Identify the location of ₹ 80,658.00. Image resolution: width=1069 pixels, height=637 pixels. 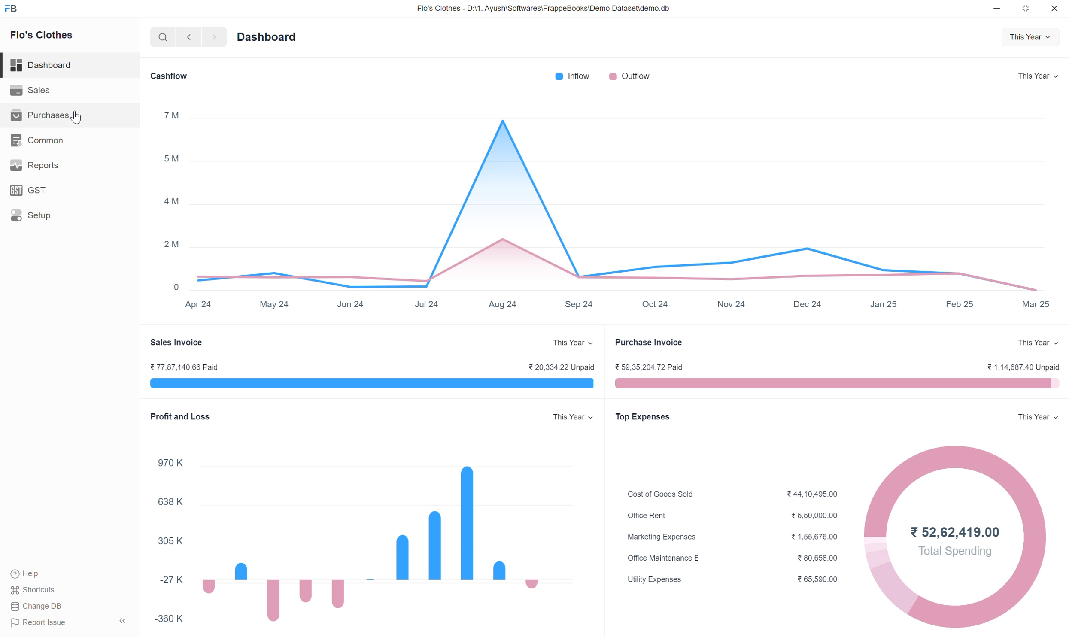
(819, 559).